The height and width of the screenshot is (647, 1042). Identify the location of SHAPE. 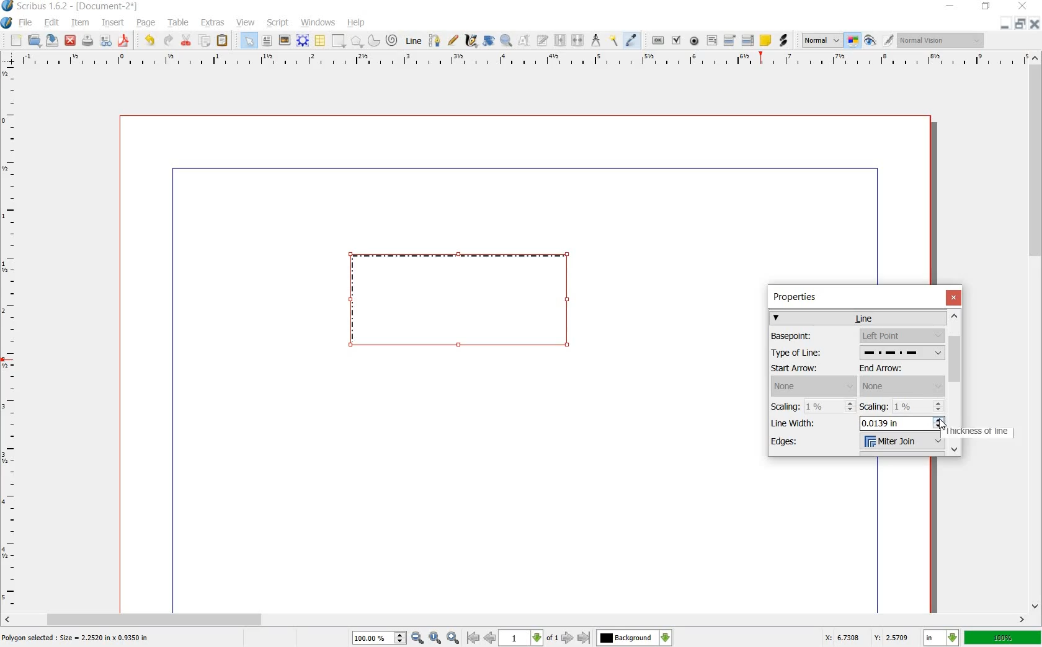
(338, 40).